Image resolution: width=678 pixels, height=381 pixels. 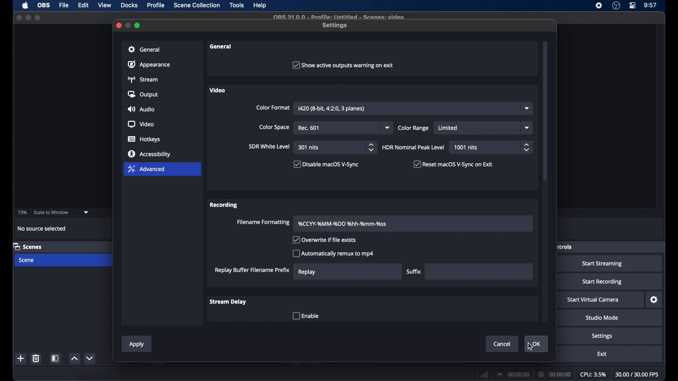 I want to click on rec 601, so click(x=310, y=128).